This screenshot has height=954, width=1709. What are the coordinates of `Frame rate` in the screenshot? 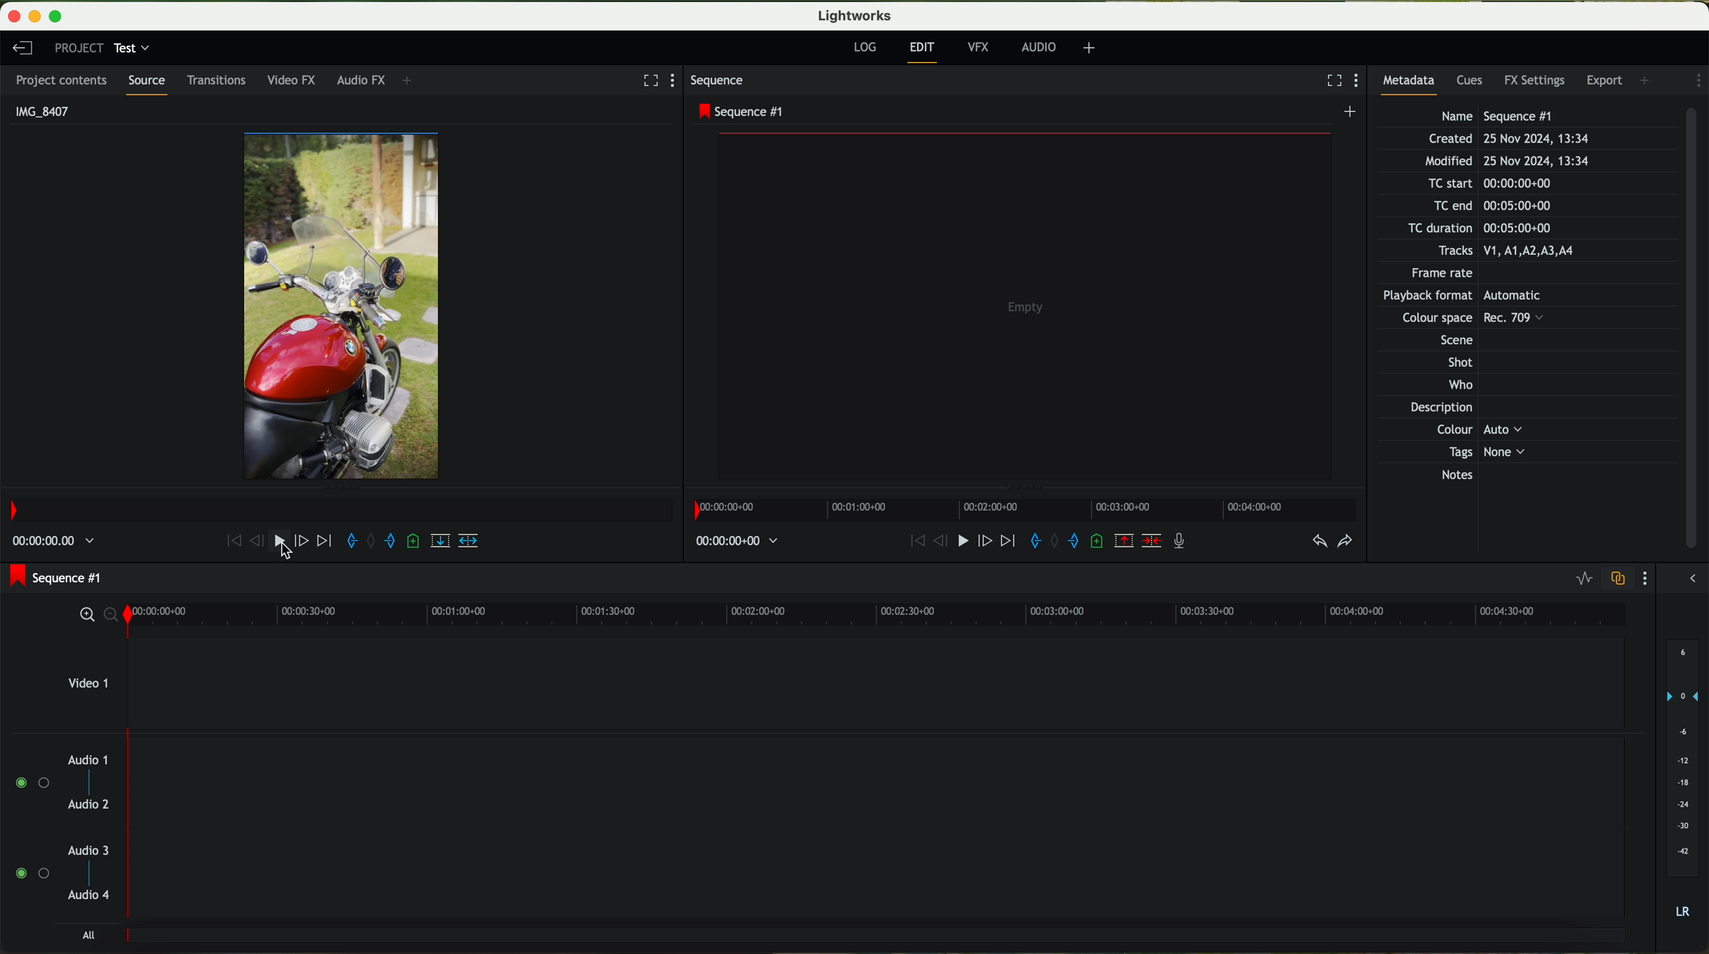 It's located at (1446, 275).